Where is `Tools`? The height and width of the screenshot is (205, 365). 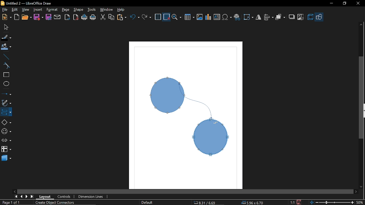
Tools is located at coordinates (92, 10).